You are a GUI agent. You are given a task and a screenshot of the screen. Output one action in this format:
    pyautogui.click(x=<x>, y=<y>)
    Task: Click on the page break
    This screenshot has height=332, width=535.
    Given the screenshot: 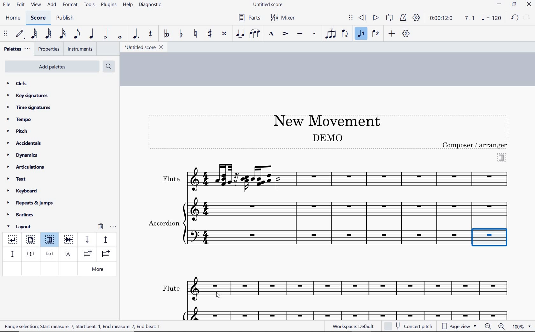 What is the action you would take?
    pyautogui.click(x=30, y=240)
    